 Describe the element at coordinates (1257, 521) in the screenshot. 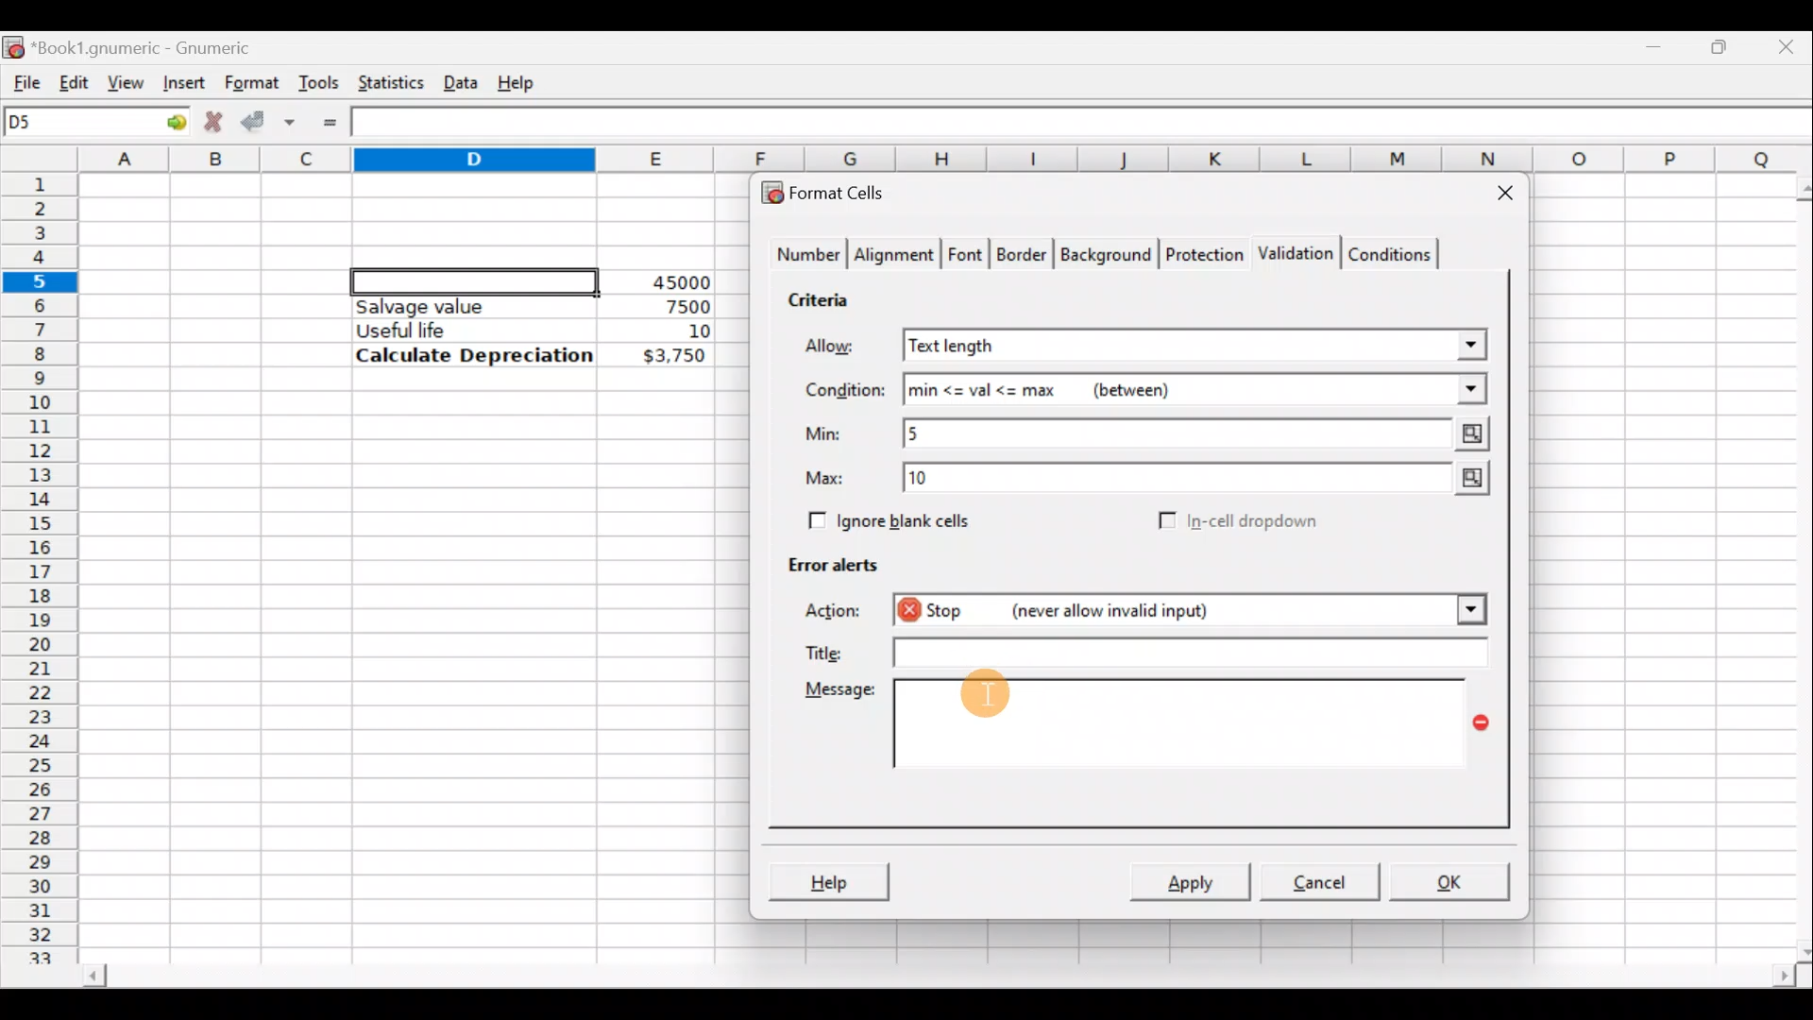

I see `In-cell dropdown` at that location.